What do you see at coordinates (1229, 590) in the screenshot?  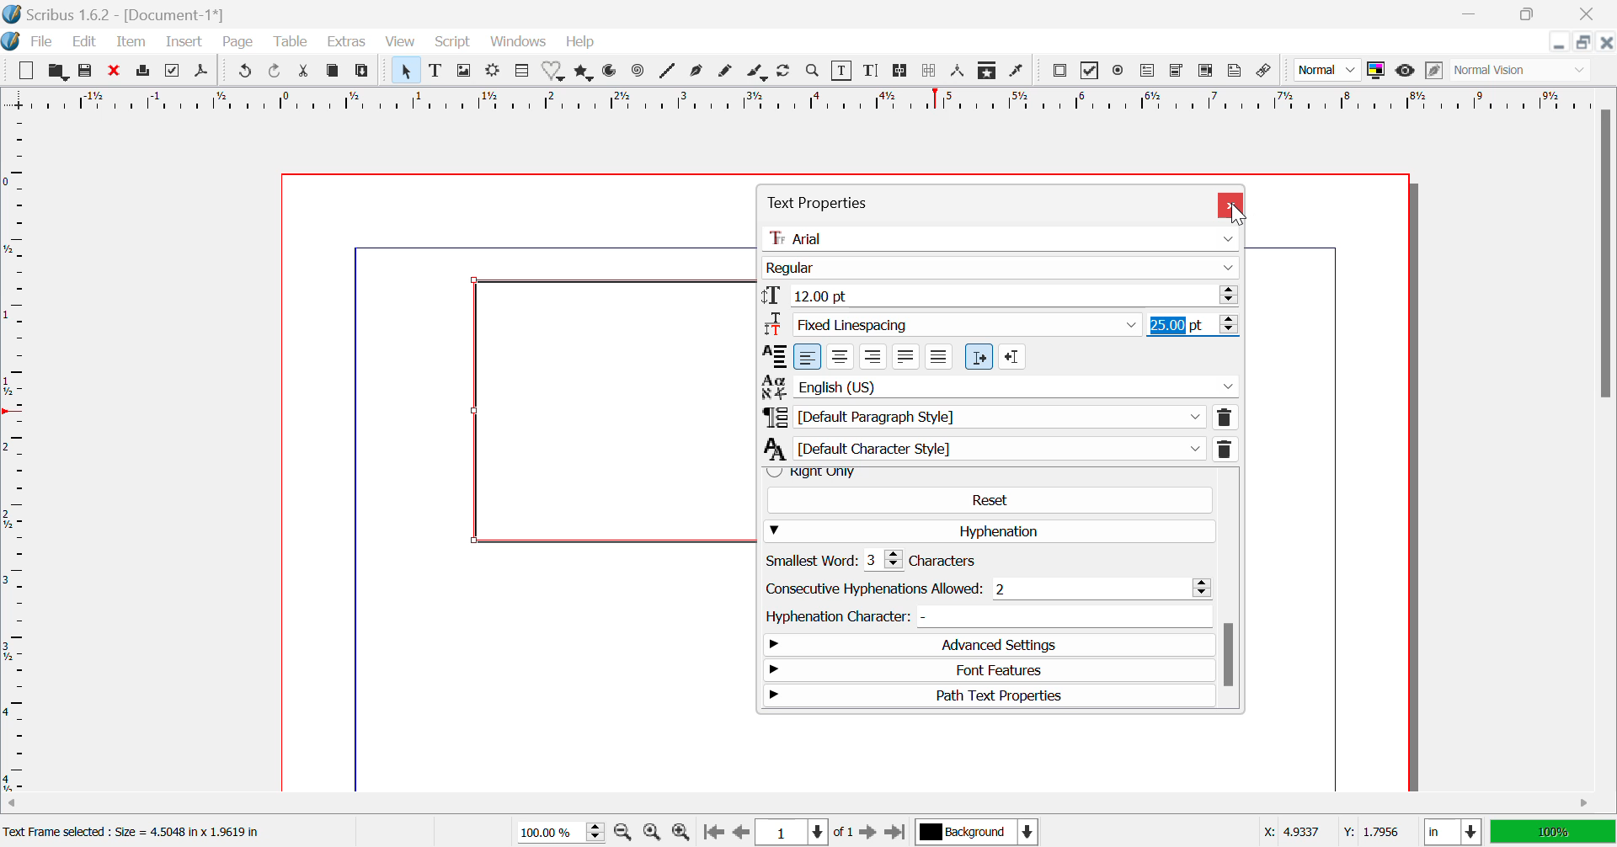 I see `Scroll Bar` at bounding box center [1229, 590].